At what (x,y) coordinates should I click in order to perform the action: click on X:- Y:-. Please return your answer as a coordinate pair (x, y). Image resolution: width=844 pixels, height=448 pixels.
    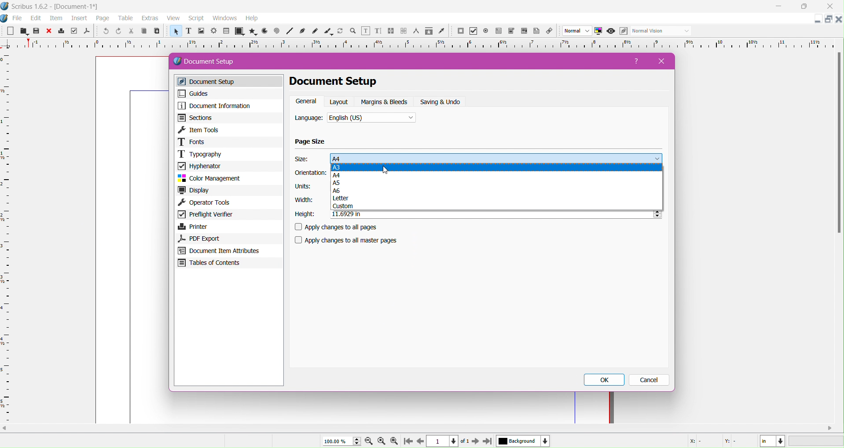
    Looking at the image, I should click on (715, 441).